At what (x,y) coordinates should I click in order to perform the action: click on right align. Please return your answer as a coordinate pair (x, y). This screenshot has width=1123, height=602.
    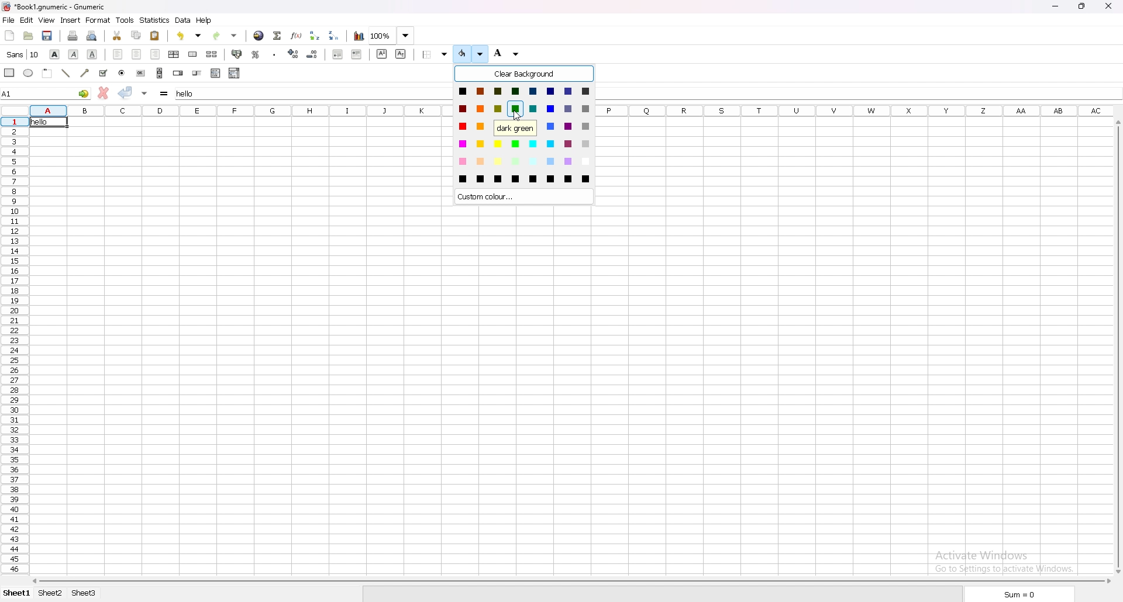
    Looking at the image, I should click on (157, 55).